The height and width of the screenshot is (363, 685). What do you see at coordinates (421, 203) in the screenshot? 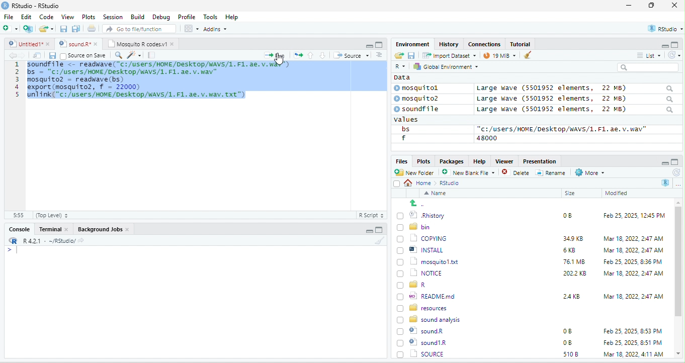
I see `go back` at bounding box center [421, 203].